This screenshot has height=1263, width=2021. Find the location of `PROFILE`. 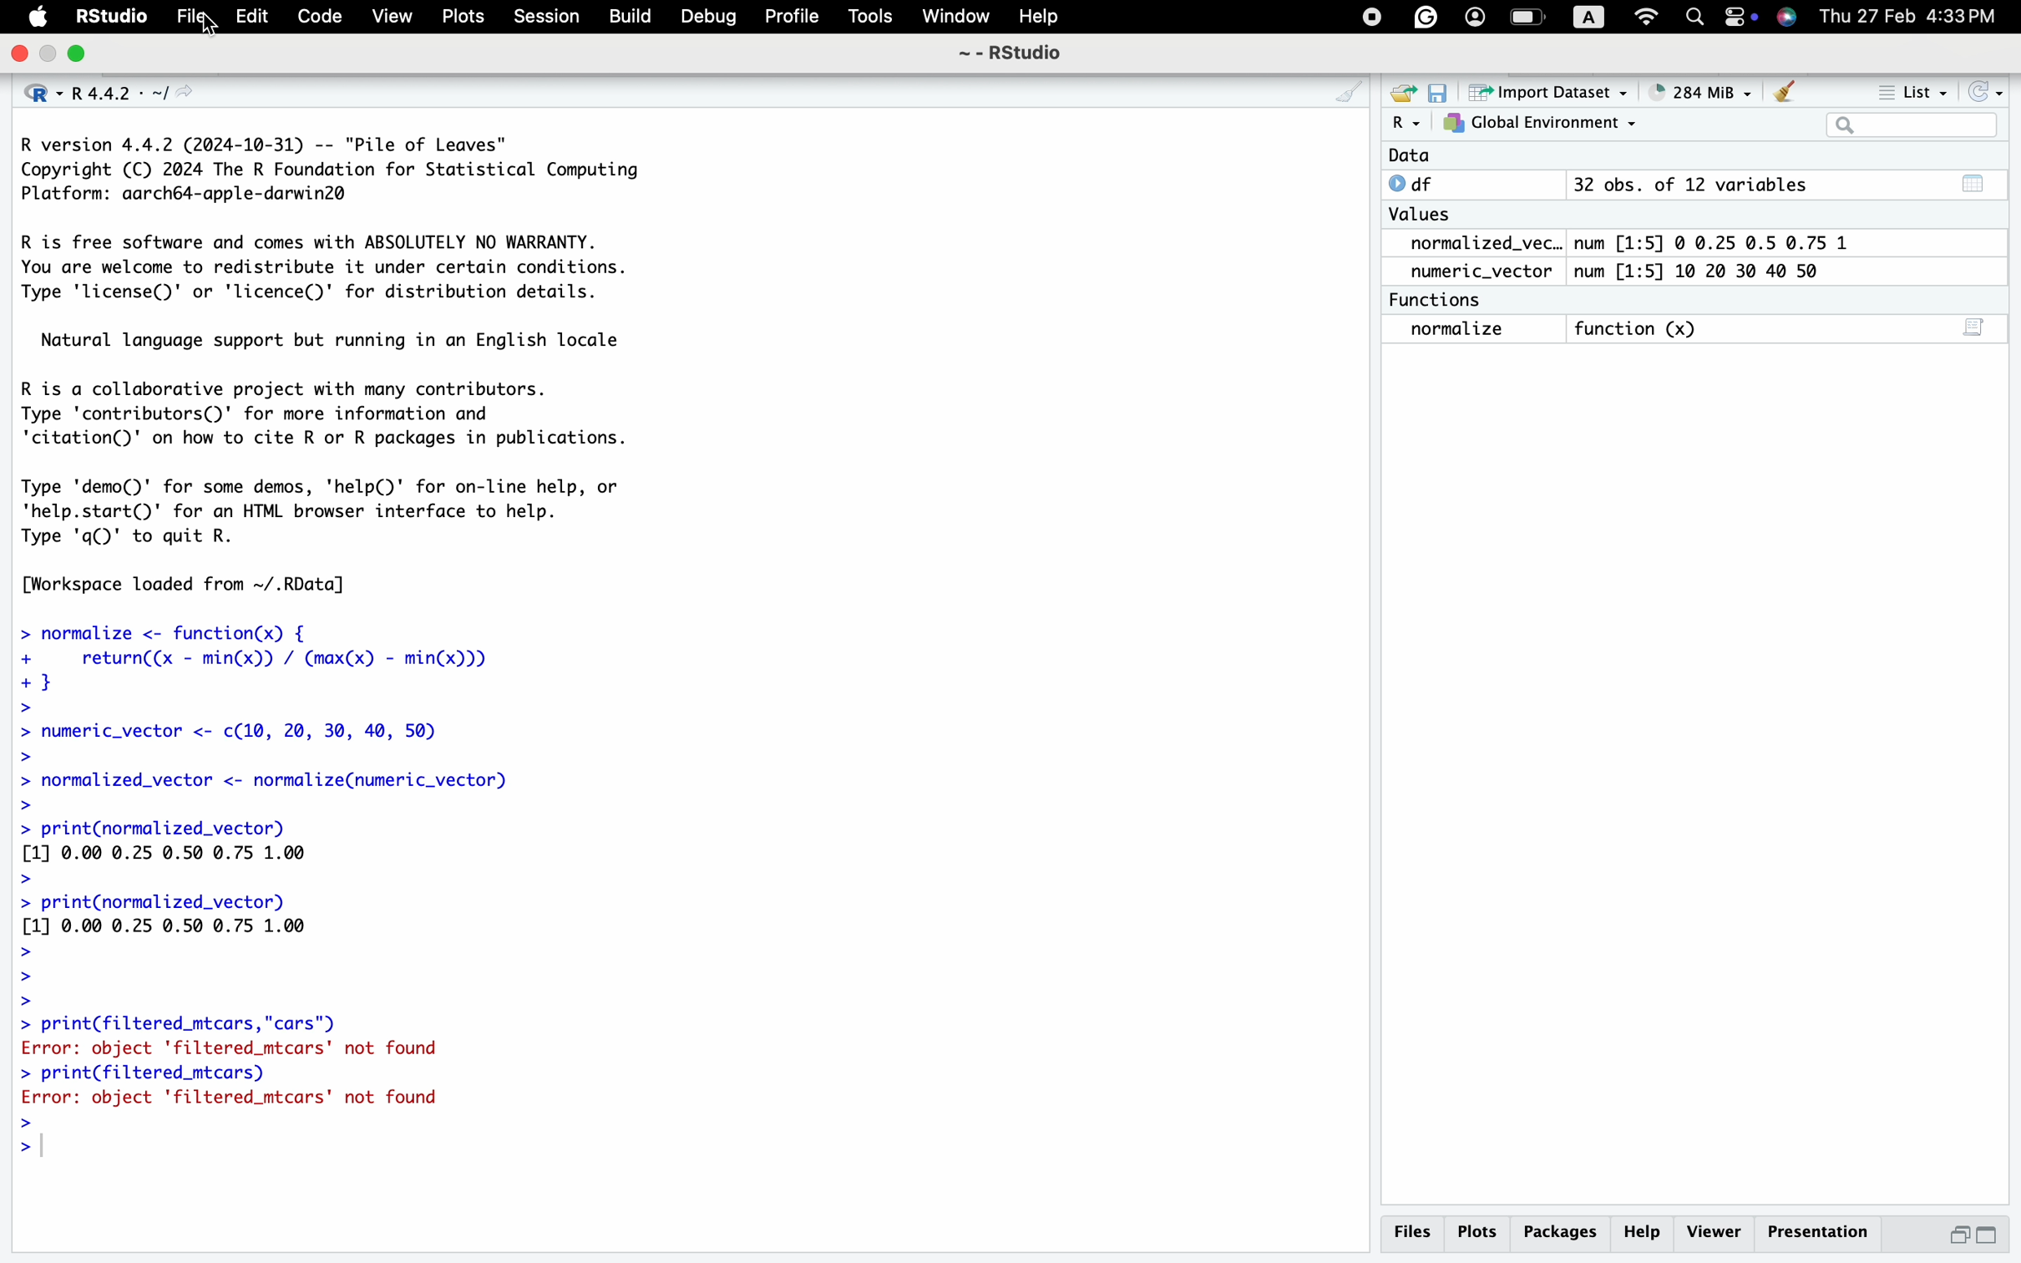

PROFILE is located at coordinates (1471, 15).